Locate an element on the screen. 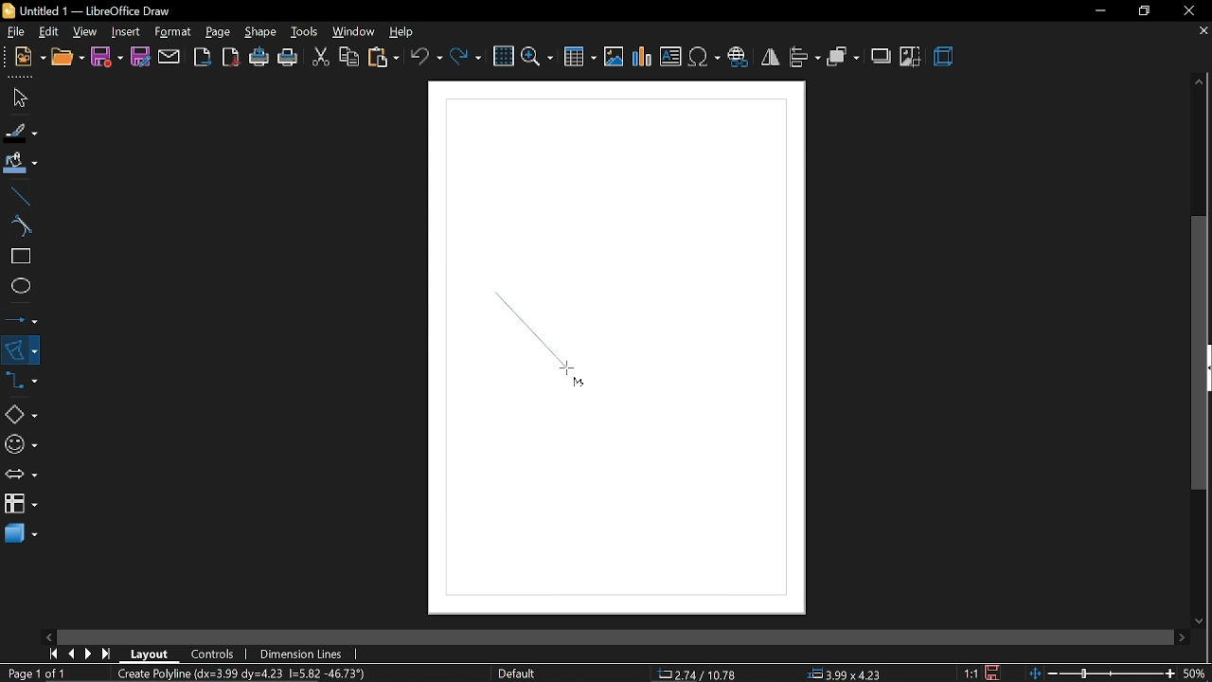  select is located at coordinates (17, 98).